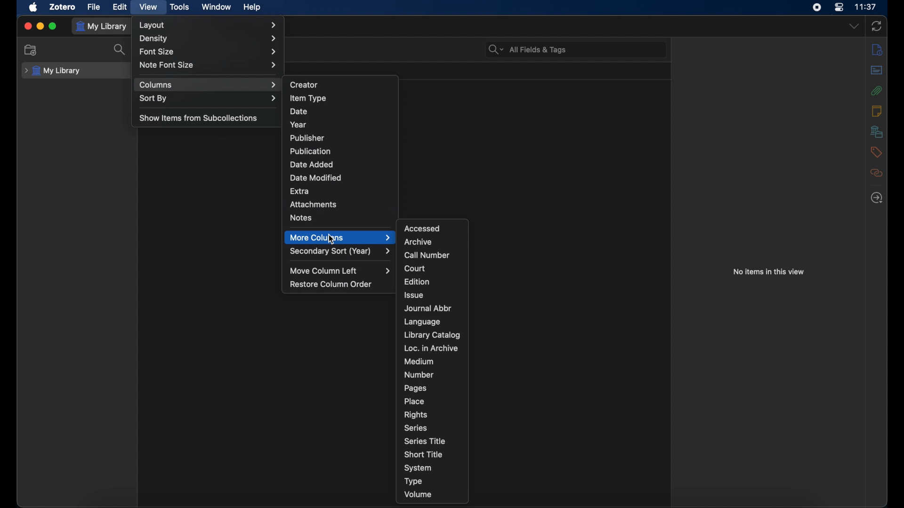  What do you see at coordinates (431, 348) in the screenshot?
I see `loc. in archive` at bounding box center [431, 348].